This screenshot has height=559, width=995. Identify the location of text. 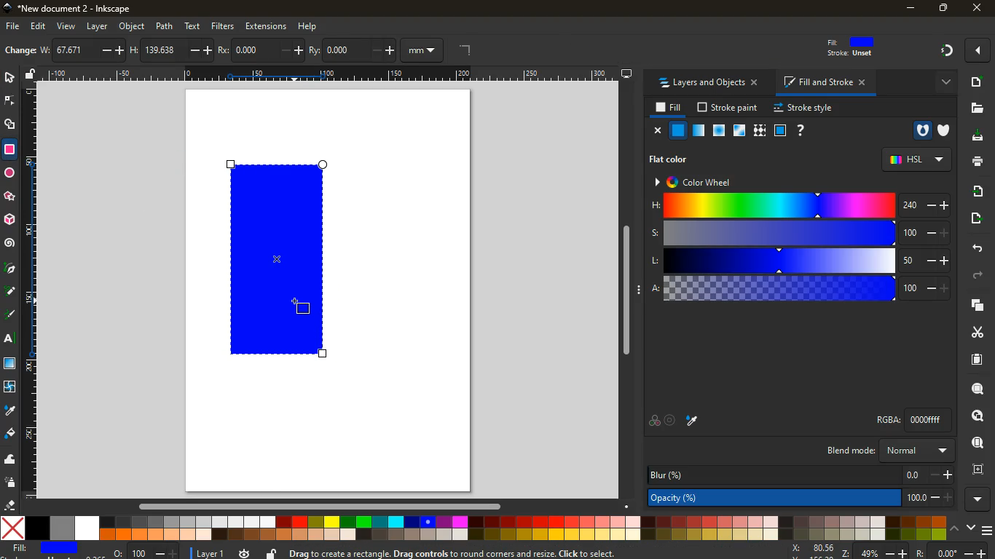
(193, 26).